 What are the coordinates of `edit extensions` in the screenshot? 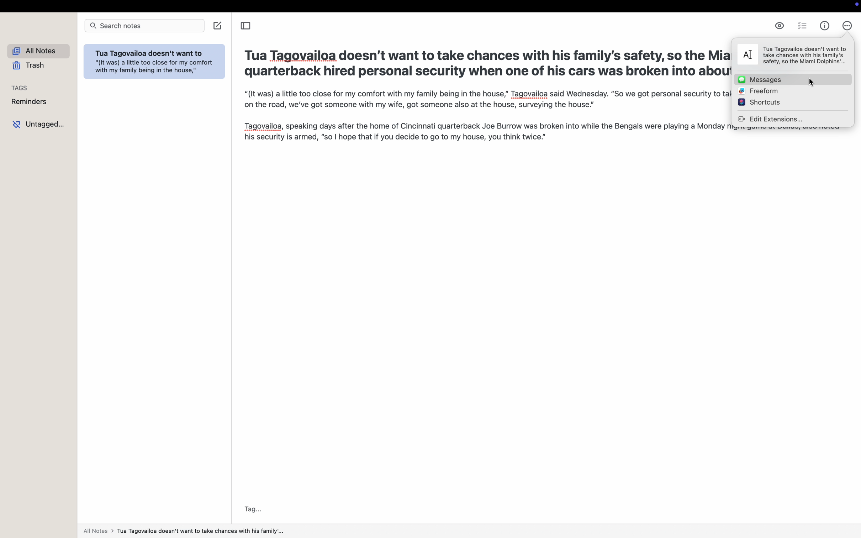 It's located at (770, 120).